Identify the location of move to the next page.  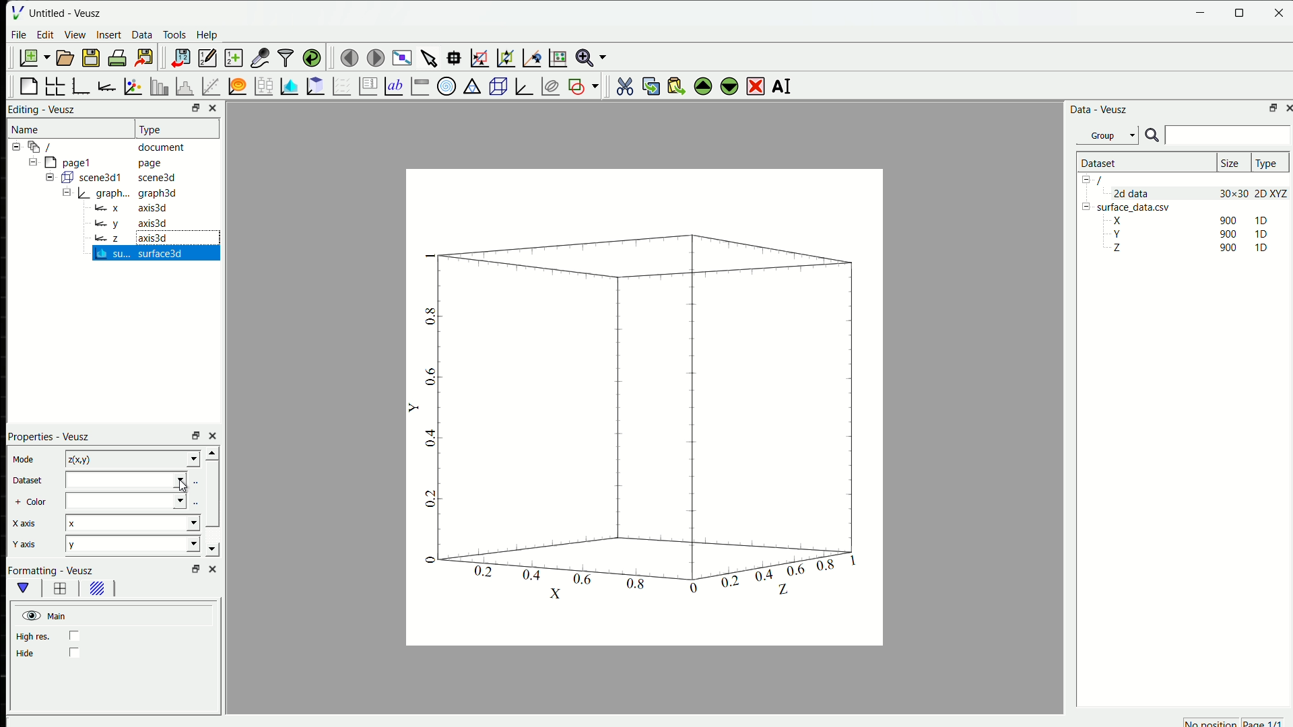
(375, 58).